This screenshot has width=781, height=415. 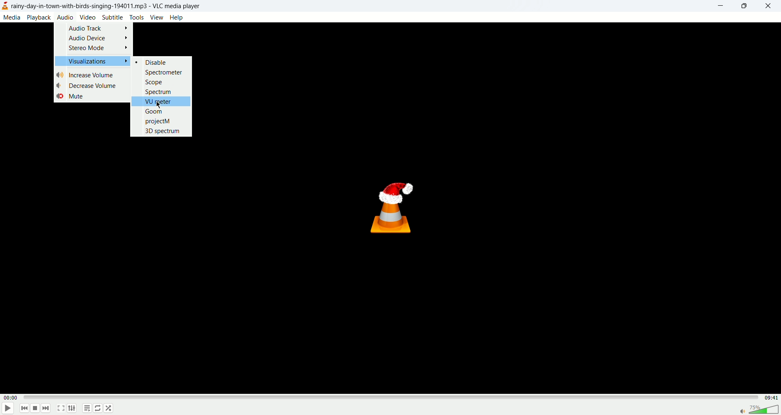 What do you see at coordinates (719, 7) in the screenshot?
I see `minimize` at bounding box center [719, 7].